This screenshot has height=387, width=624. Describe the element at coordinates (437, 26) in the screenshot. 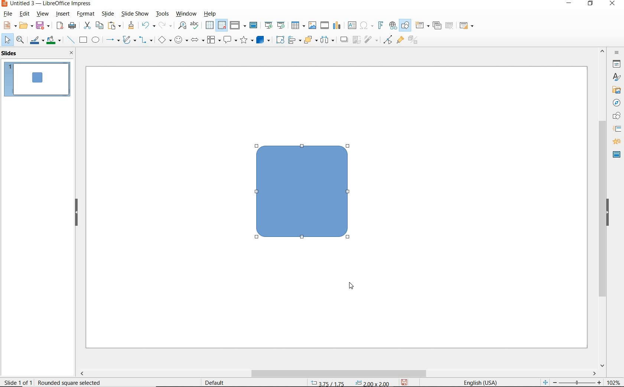

I see `duplicate slide` at that location.